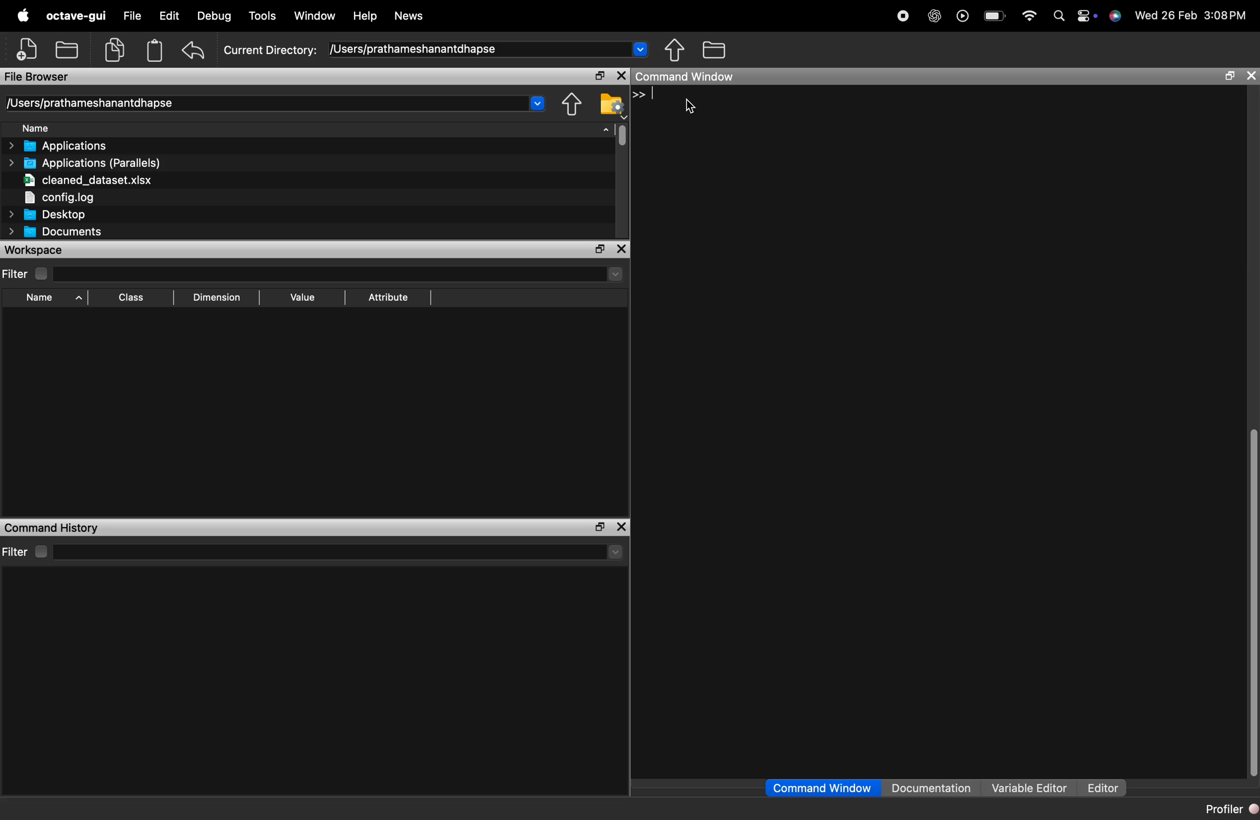 Image resolution: width=1260 pixels, height=820 pixels. Describe the element at coordinates (59, 145) in the screenshot. I see `Applications` at that location.